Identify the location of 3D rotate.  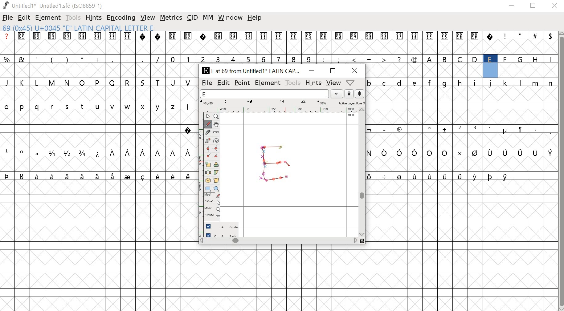
(208, 181).